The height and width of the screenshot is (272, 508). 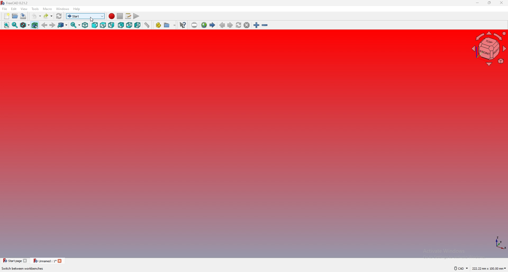 What do you see at coordinates (76, 25) in the screenshot?
I see `synced view` at bounding box center [76, 25].